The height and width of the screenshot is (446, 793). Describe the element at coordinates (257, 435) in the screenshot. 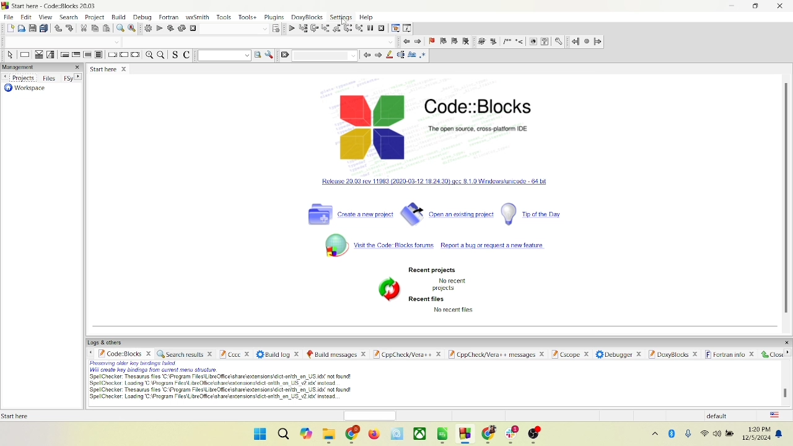

I see `window` at that location.